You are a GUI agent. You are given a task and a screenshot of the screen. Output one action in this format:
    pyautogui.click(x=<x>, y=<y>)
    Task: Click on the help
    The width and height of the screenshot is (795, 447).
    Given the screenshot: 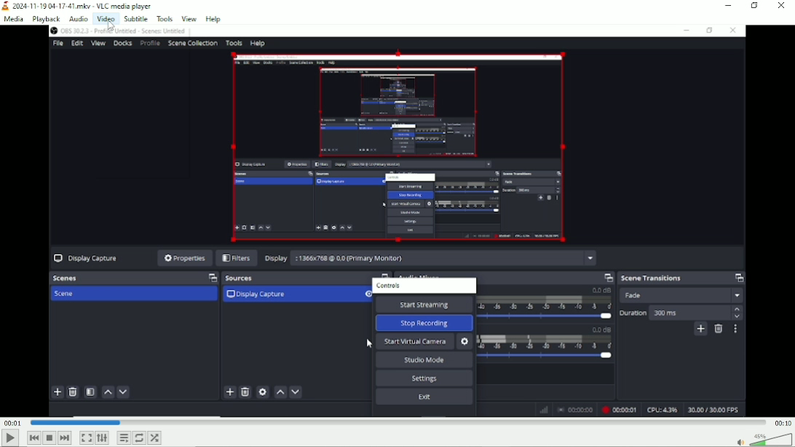 What is the action you would take?
    pyautogui.click(x=213, y=19)
    